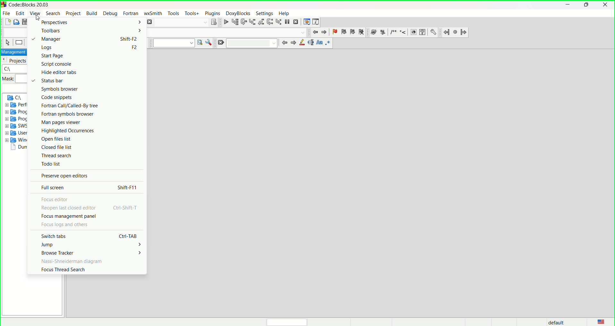  I want to click on cursor, so click(38, 17).